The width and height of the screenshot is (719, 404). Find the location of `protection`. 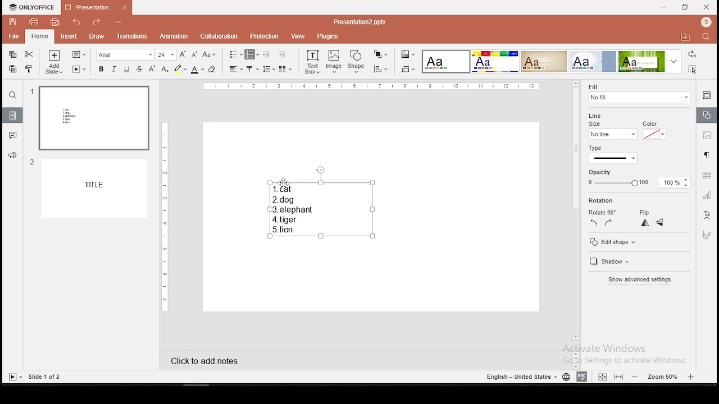

protection is located at coordinates (265, 35).